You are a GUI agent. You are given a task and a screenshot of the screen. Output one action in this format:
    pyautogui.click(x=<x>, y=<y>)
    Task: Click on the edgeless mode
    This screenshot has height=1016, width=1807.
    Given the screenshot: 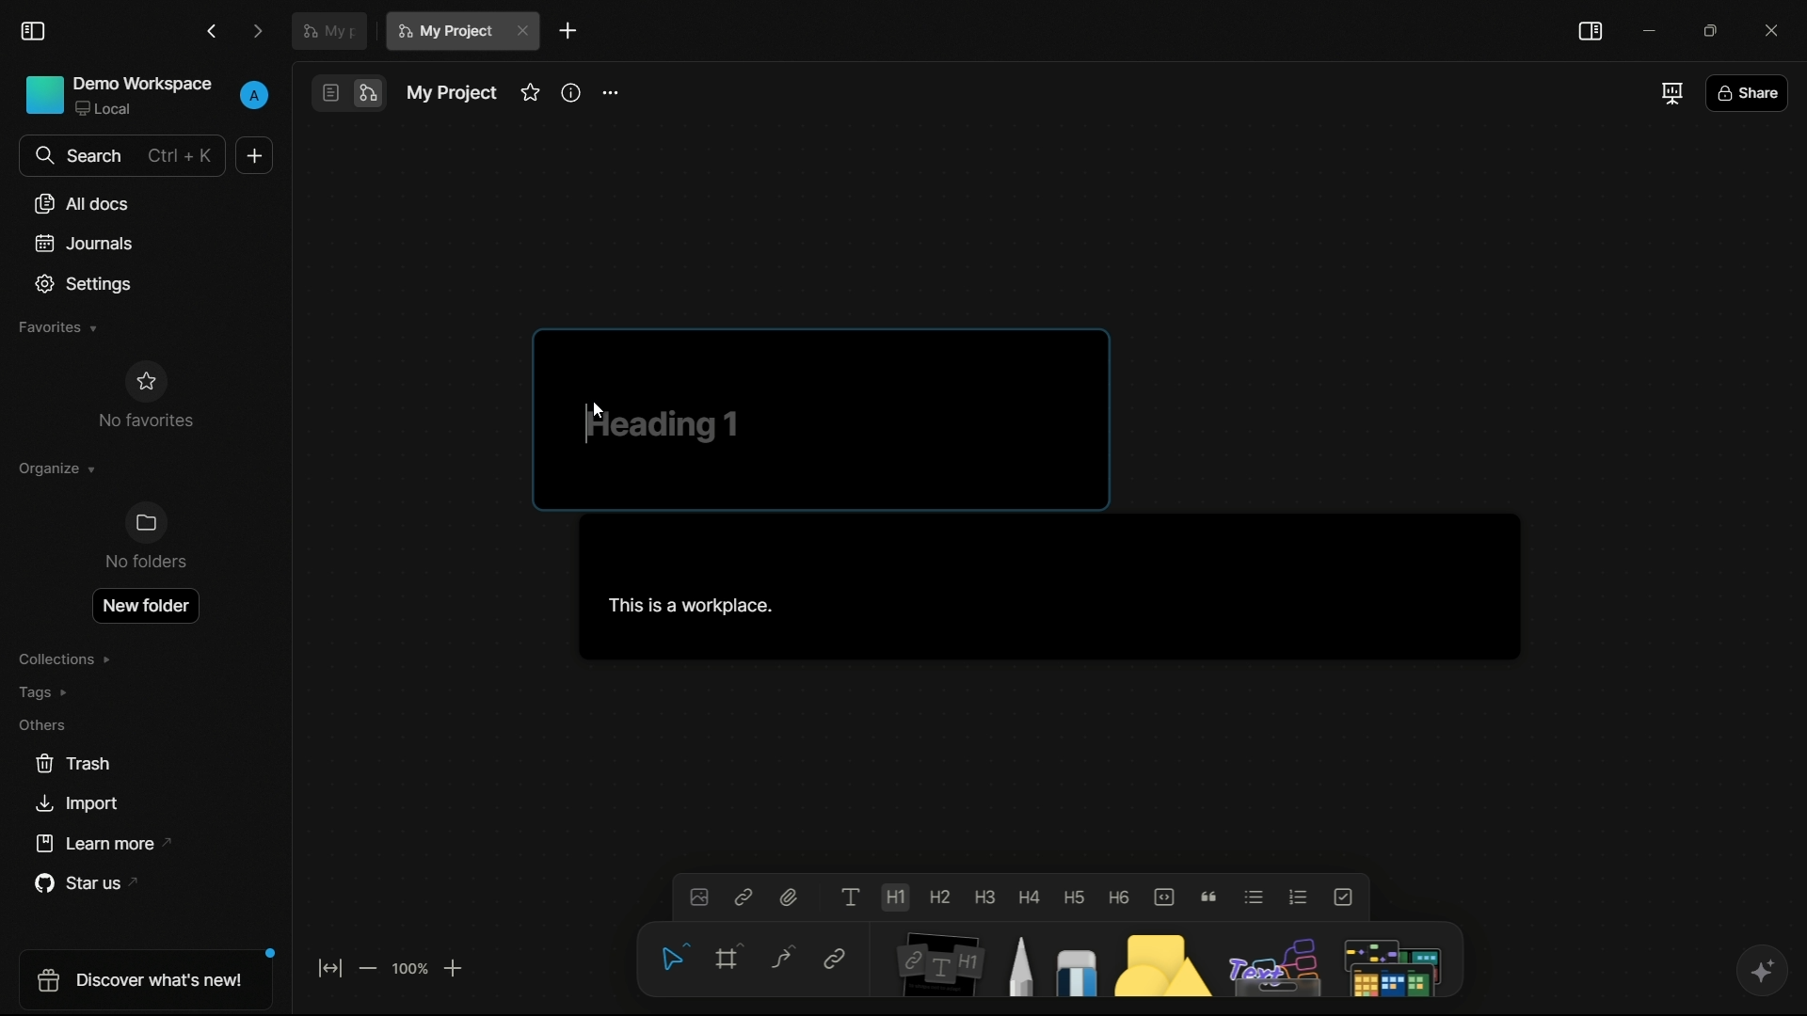 What is the action you would take?
    pyautogui.click(x=368, y=94)
    